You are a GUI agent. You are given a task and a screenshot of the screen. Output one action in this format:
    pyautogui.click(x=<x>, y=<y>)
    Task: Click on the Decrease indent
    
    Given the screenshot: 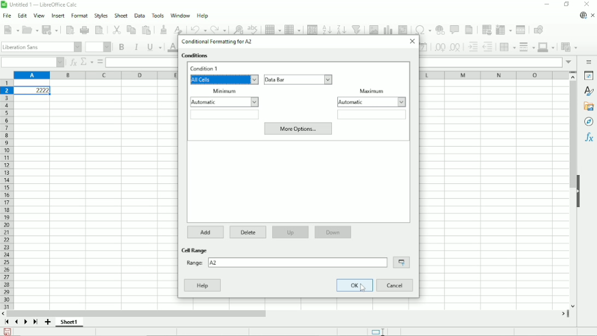 What is the action you would take?
    pyautogui.click(x=488, y=47)
    